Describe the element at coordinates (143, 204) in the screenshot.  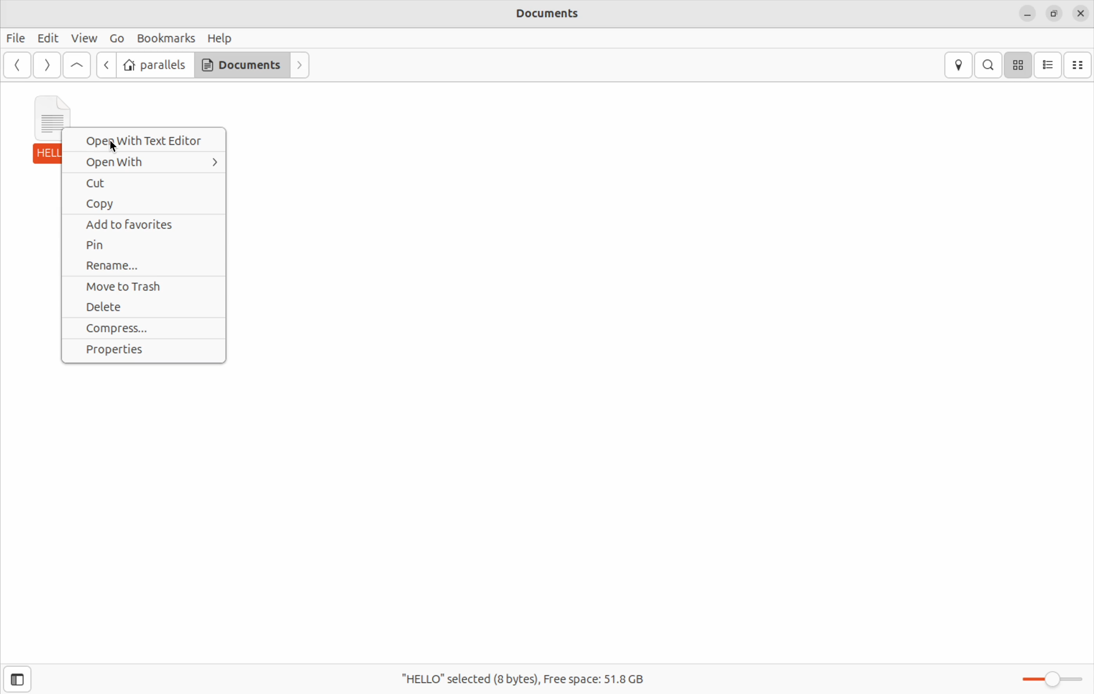
I see `Copy` at that location.